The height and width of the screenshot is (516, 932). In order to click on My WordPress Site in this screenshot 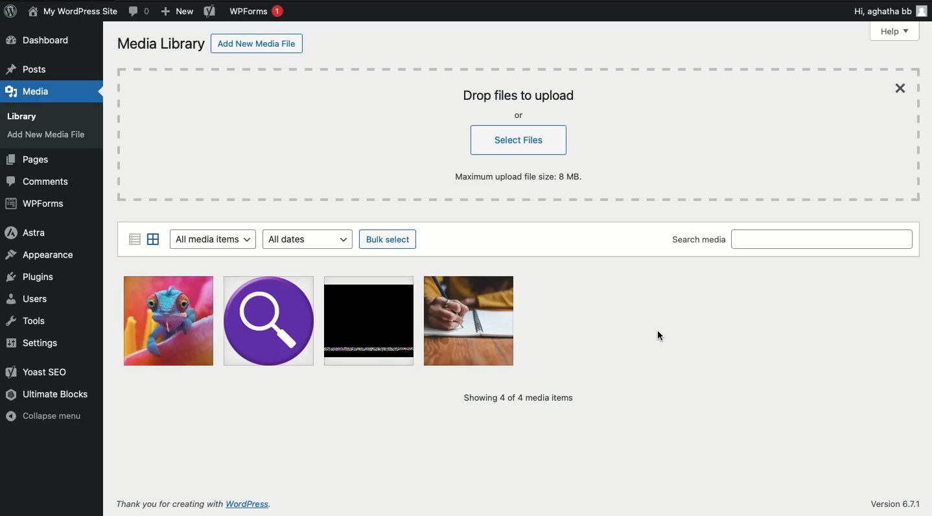, I will do `click(73, 12)`.